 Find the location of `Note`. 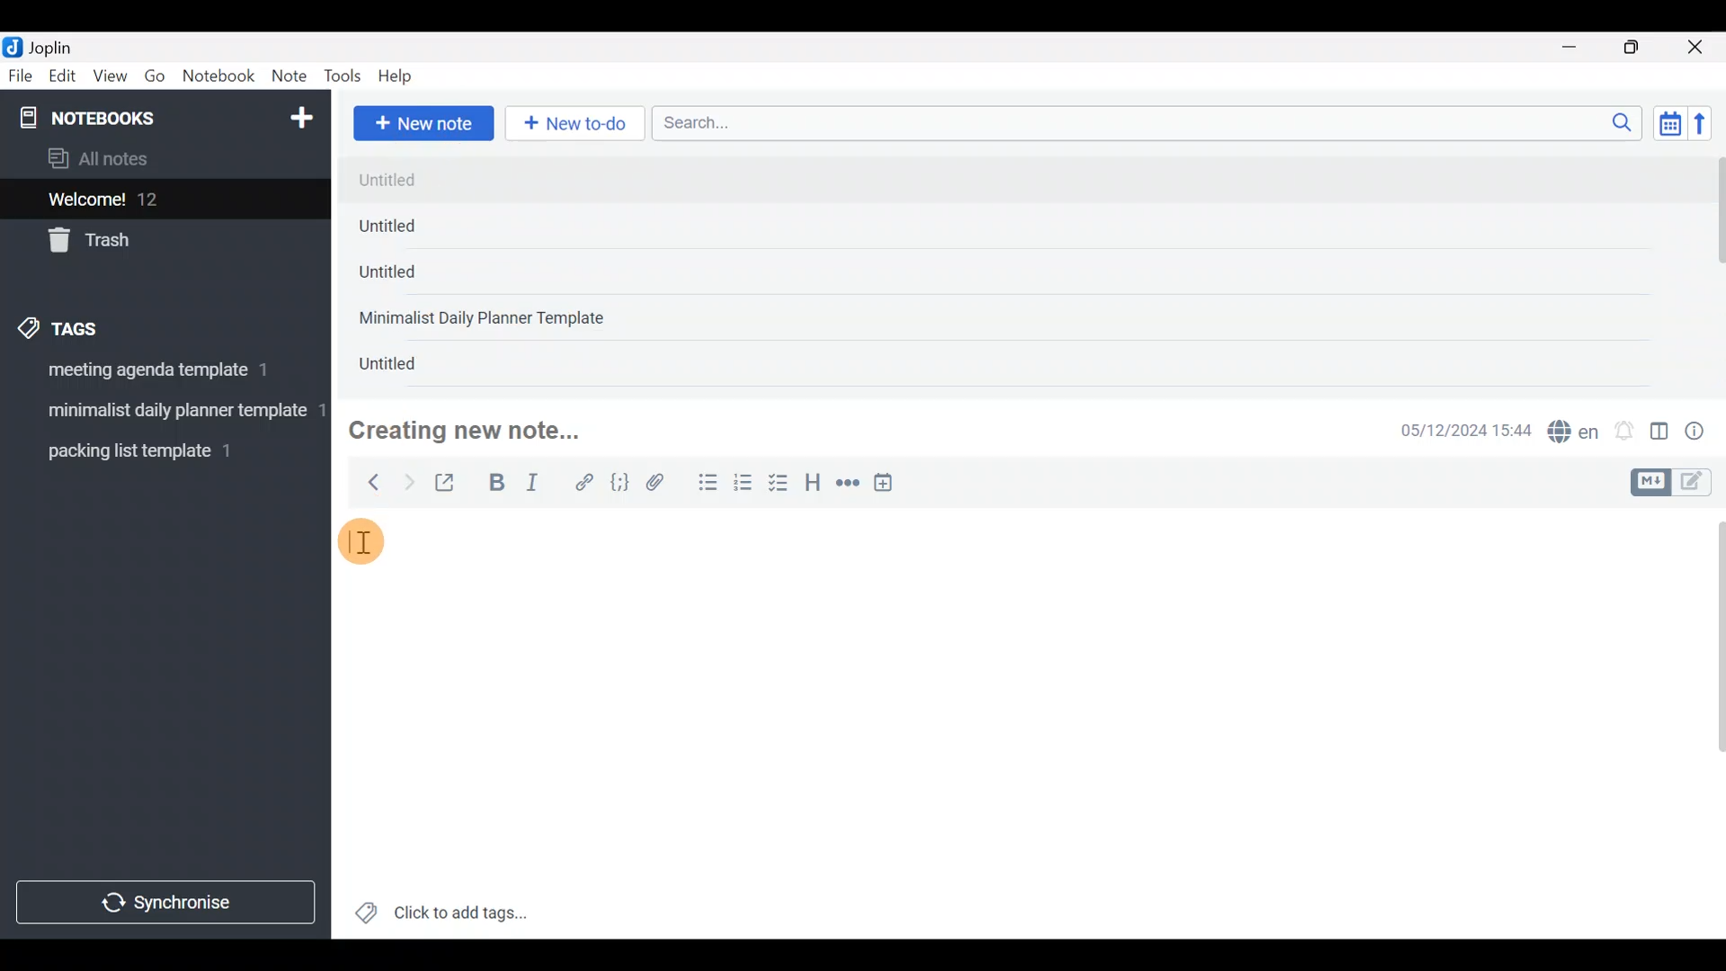

Note is located at coordinates (293, 77).